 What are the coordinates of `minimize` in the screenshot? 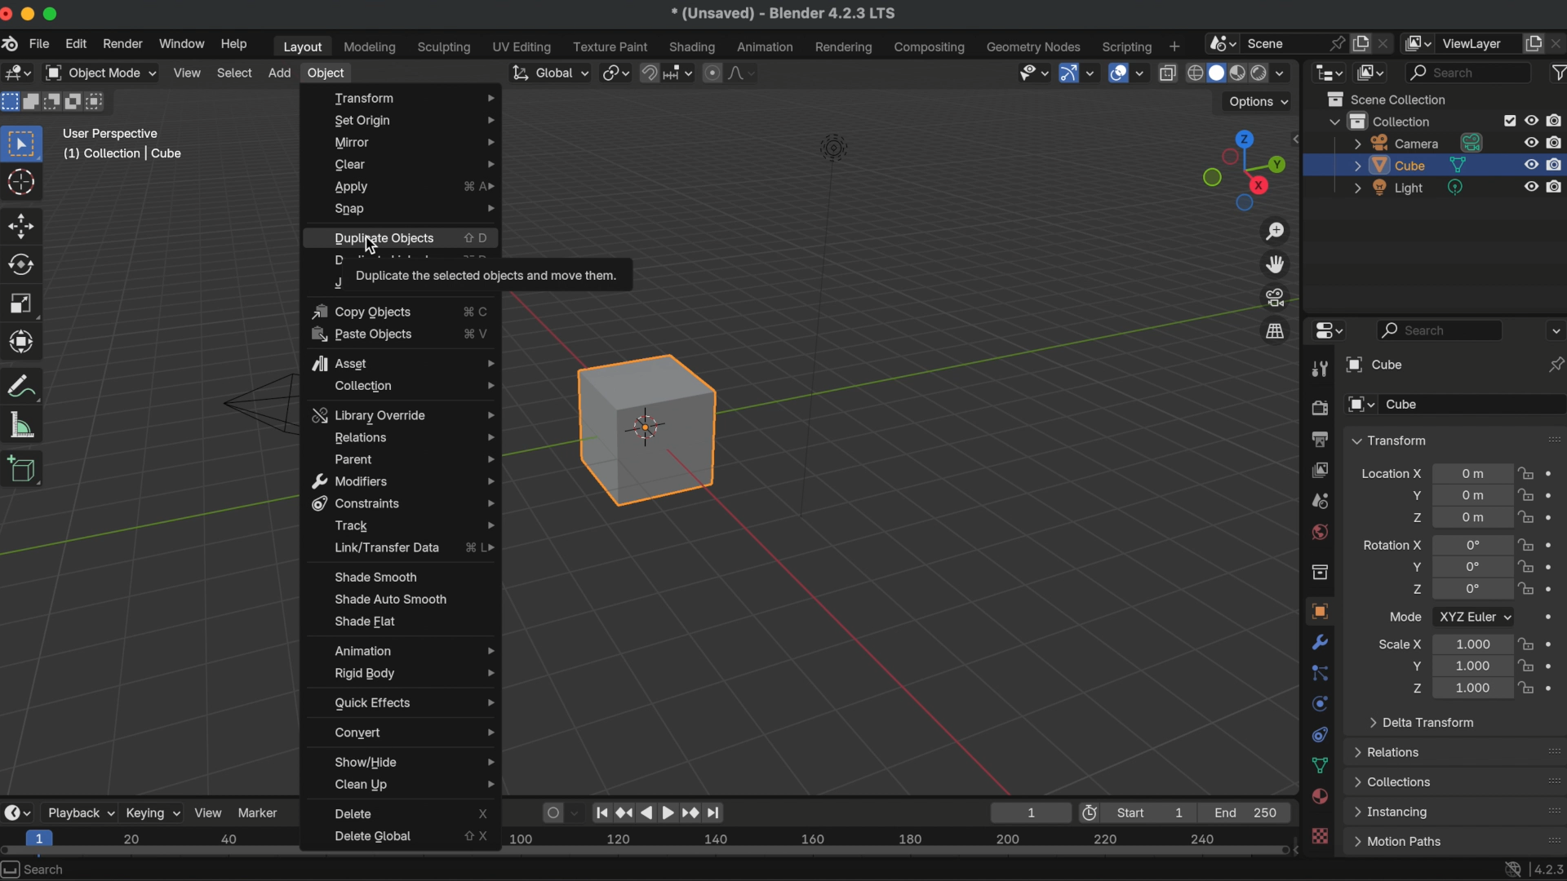 It's located at (31, 14).